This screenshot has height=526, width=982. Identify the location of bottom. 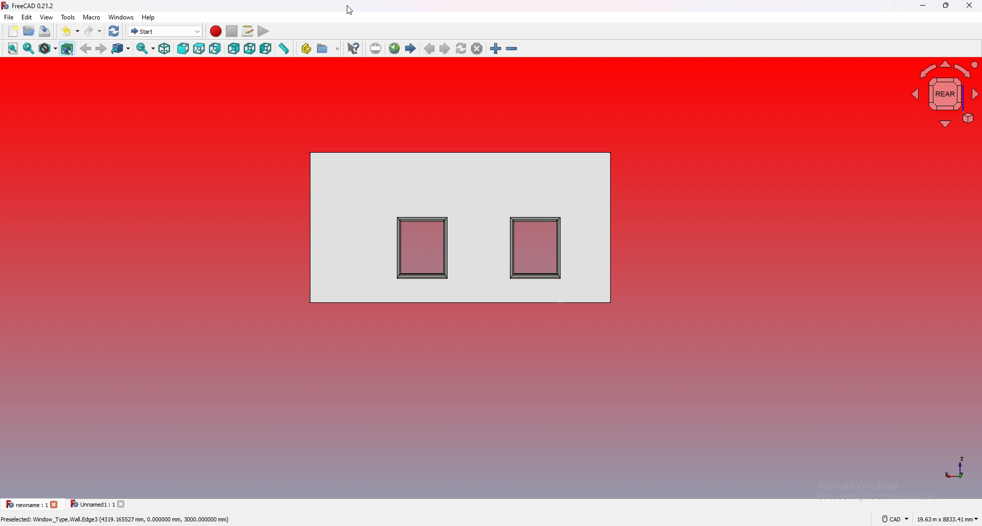
(250, 49).